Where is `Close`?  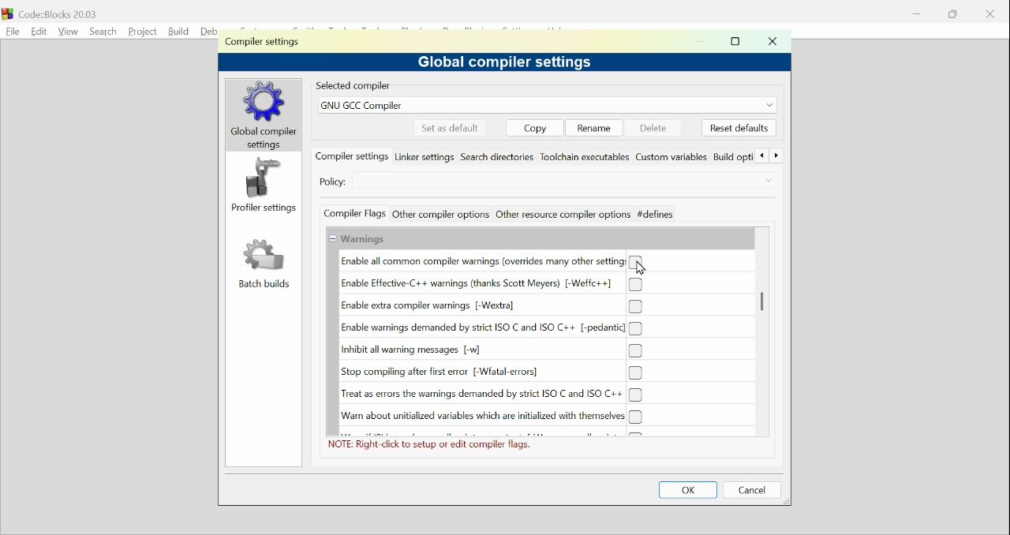
Close is located at coordinates (771, 42).